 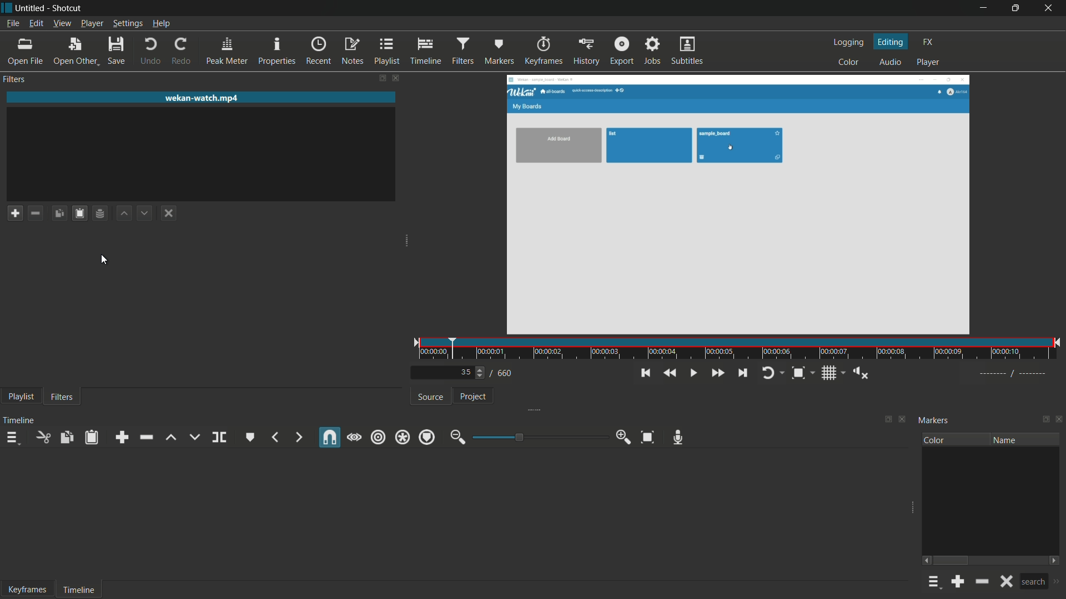 I want to click on overwrite, so click(x=194, y=437).